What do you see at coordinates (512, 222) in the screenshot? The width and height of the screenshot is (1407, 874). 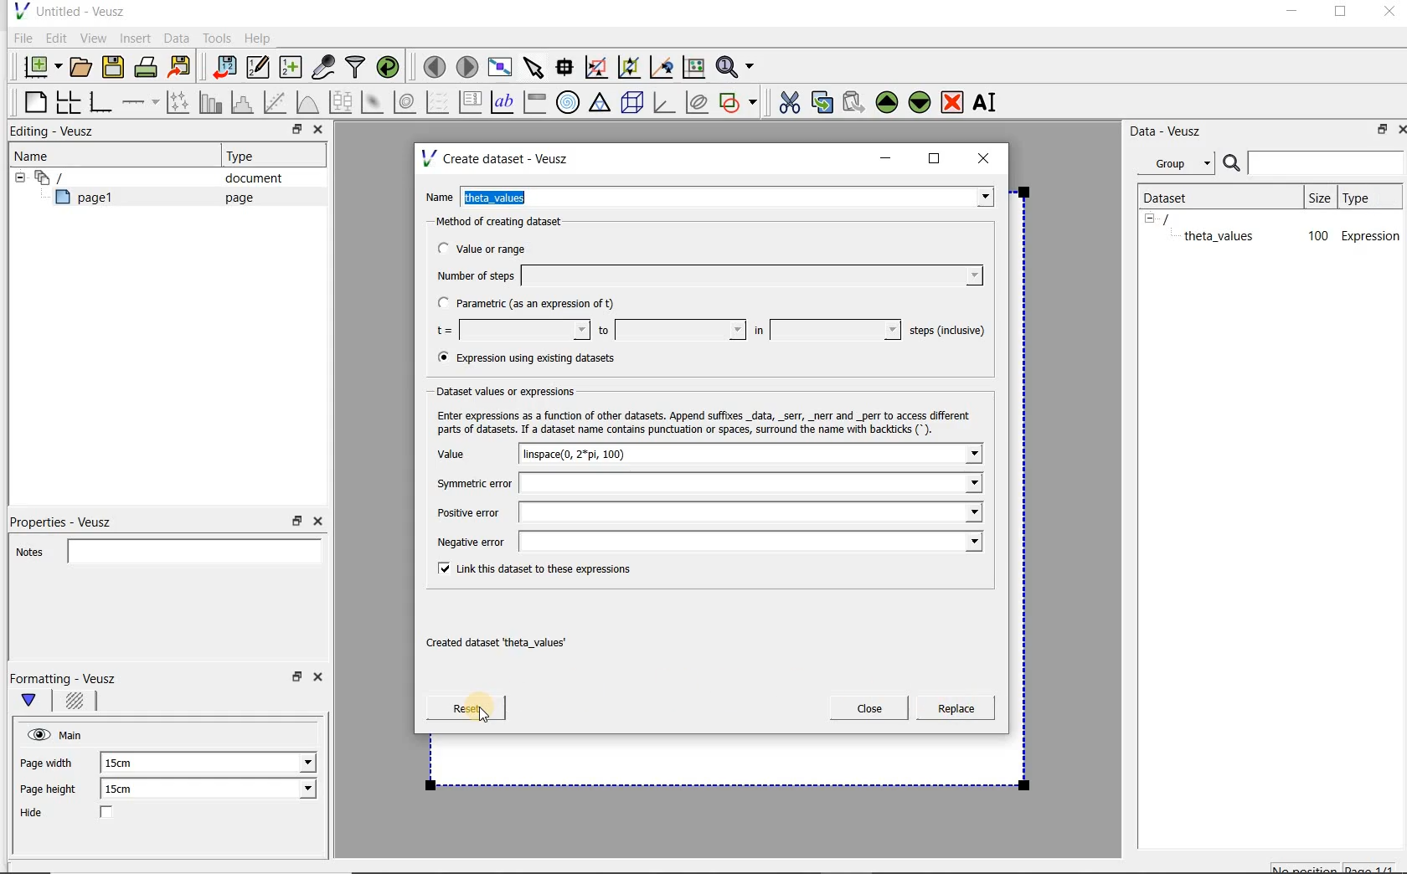 I see `Method of creating dataset:` at bounding box center [512, 222].